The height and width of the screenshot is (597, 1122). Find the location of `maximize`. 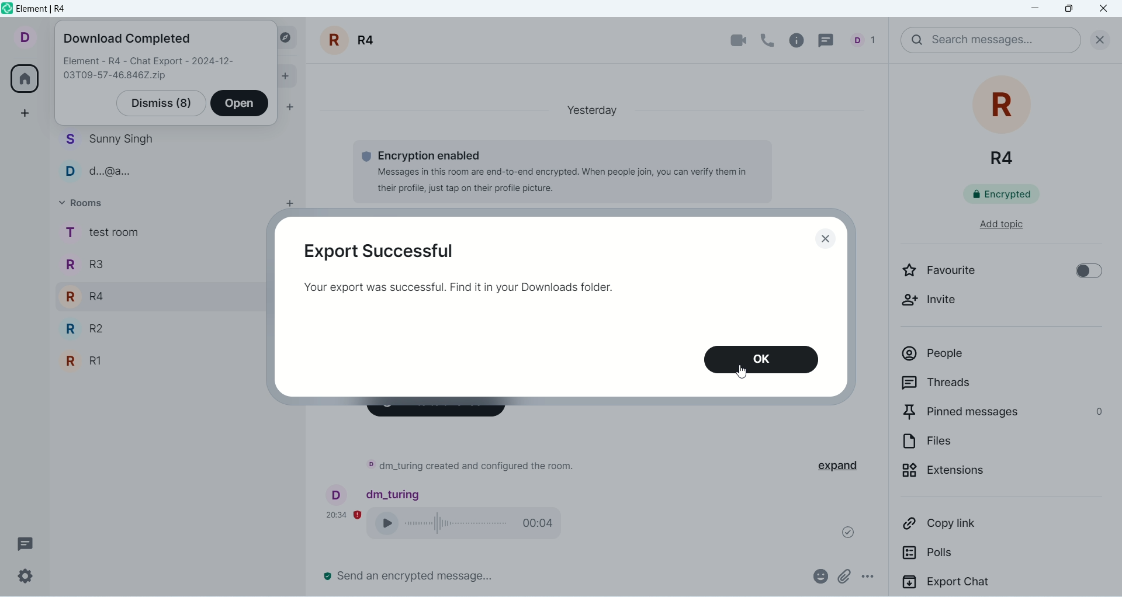

maximize is located at coordinates (1068, 11).